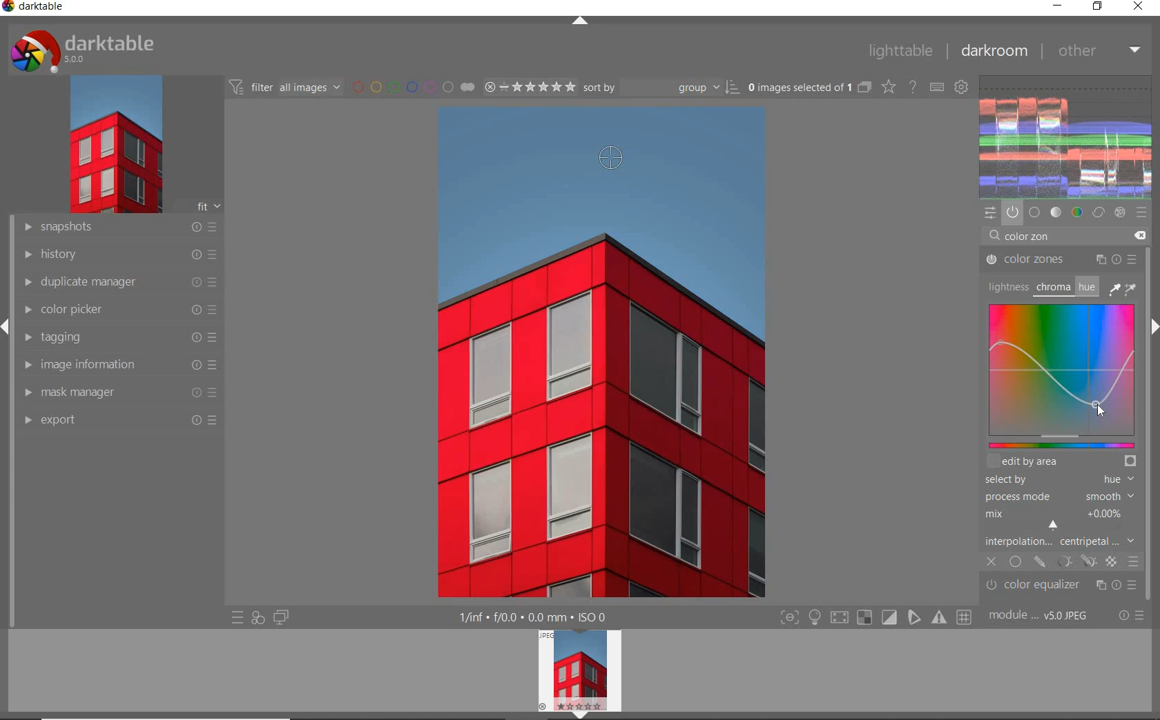 This screenshot has width=1160, height=720. What do you see at coordinates (1099, 213) in the screenshot?
I see `correct` at bounding box center [1099, 213].